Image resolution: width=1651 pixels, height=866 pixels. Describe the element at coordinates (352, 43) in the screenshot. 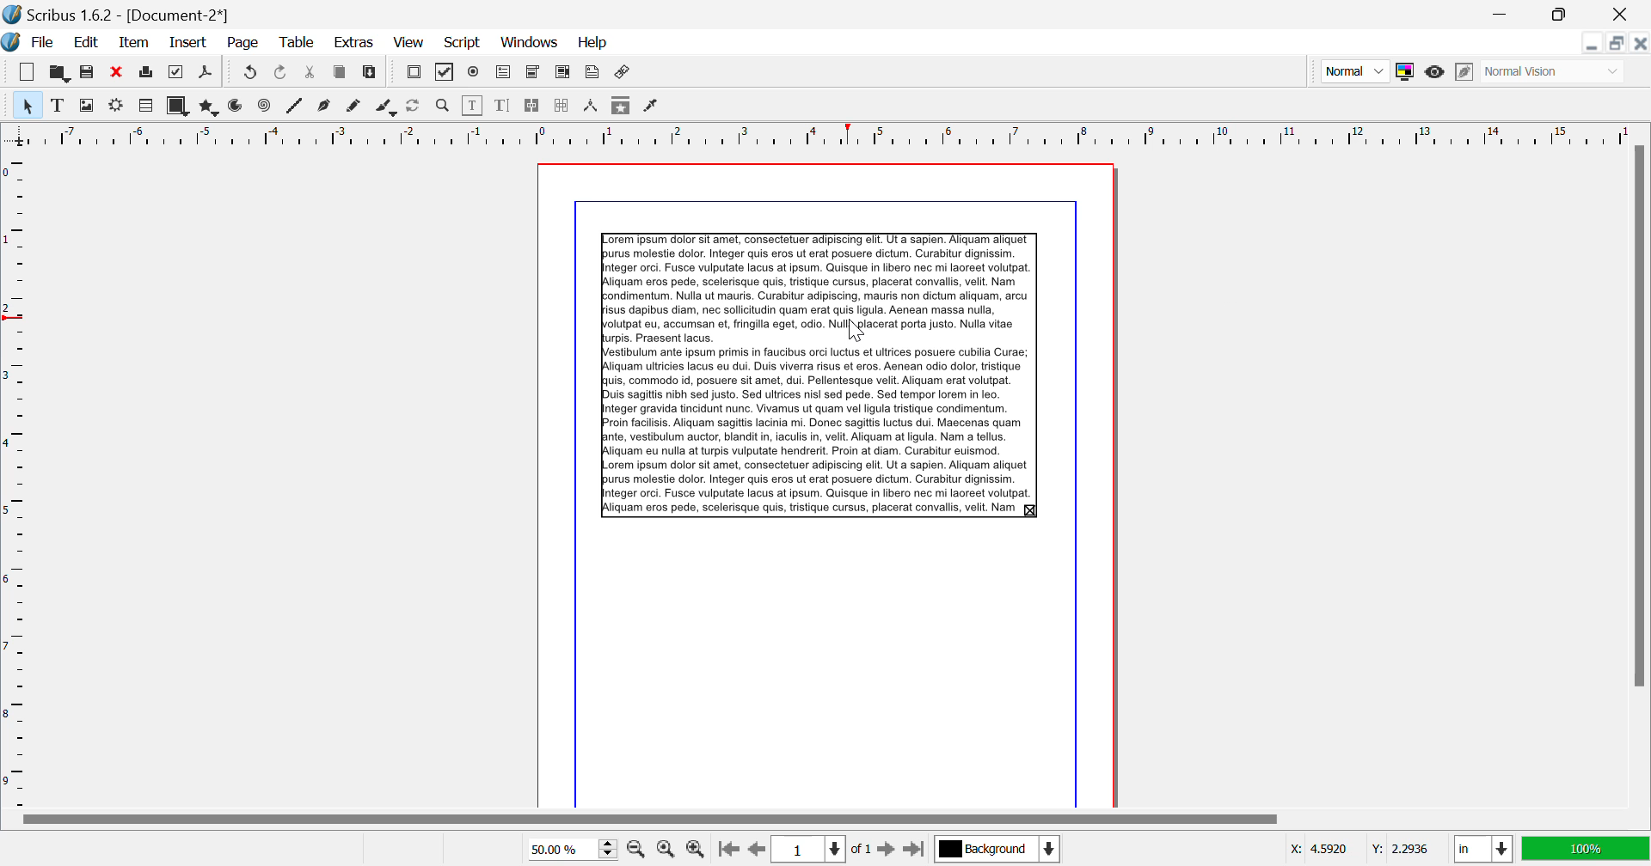

I see `Extras` at that location.